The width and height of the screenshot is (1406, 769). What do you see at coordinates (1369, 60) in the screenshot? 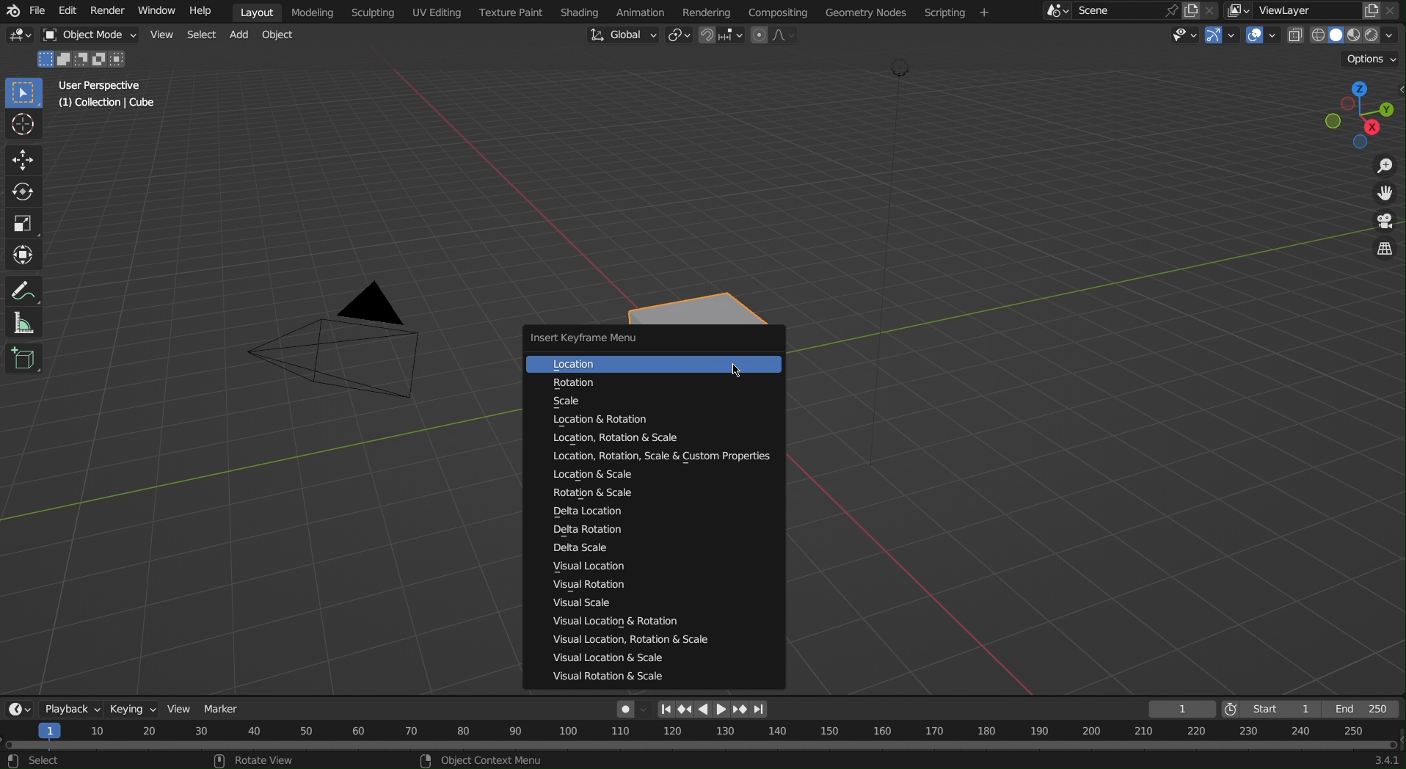
I see `Options` at bounding box center [1369, 60].